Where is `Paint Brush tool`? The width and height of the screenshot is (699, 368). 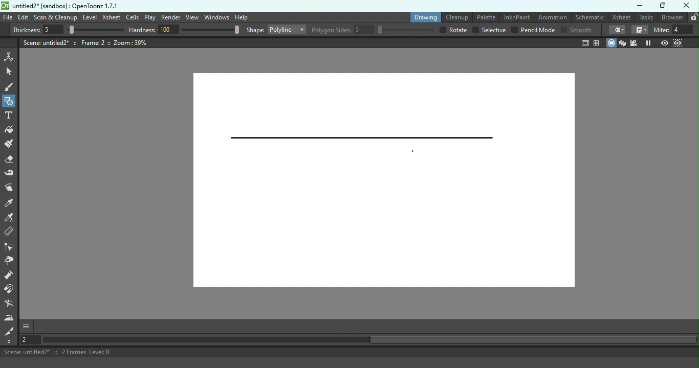
Paint Brush tool is located at coordinates (12, 145).